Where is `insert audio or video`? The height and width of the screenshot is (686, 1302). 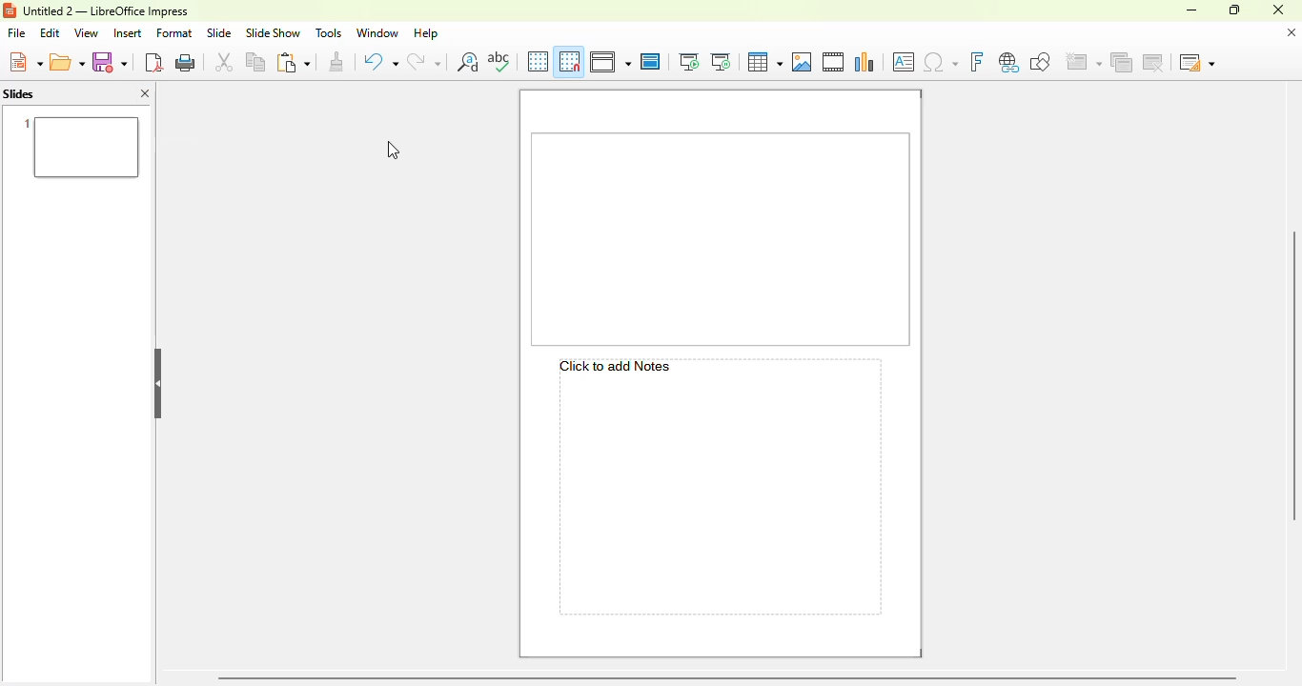 insert audio or video is located at coordinates (834, 61).